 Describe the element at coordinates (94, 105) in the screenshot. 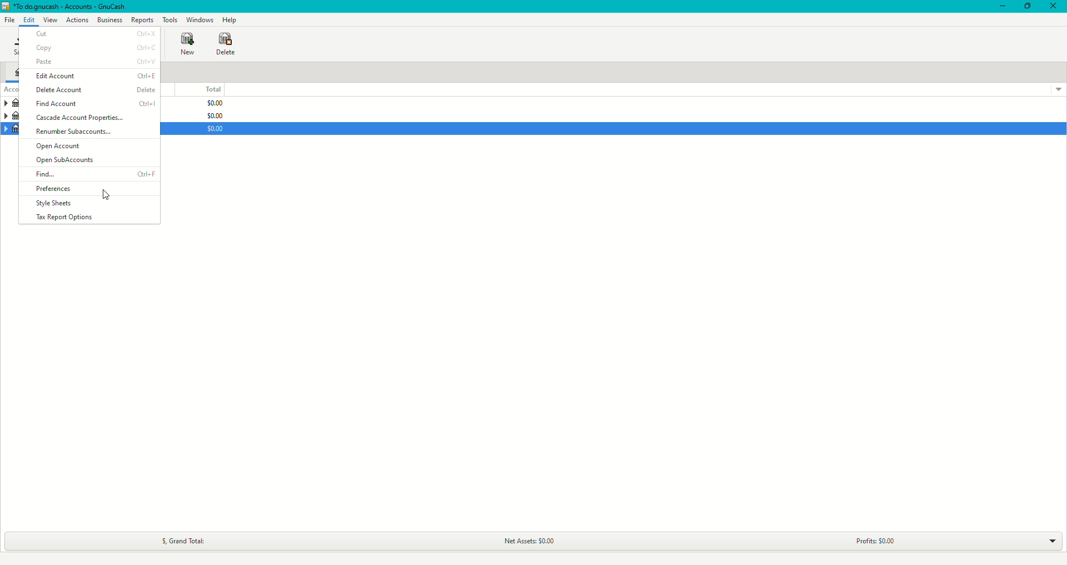

I see `Find Account` at that location.